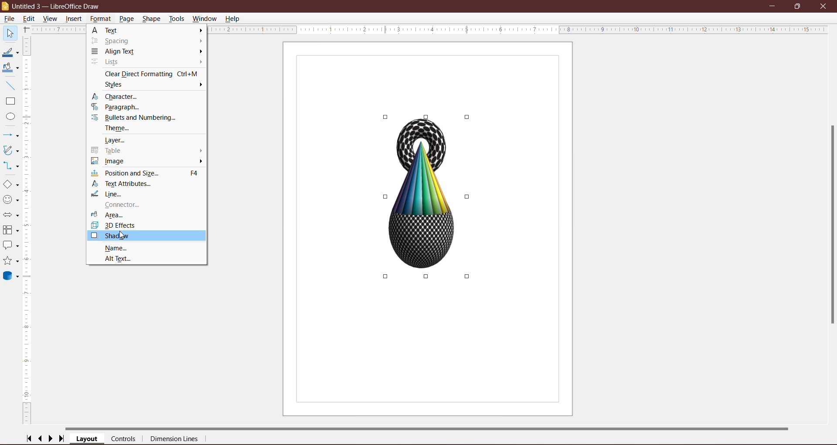 The image size is (837, 445). I want to click on Diagram Title - Application Name, so click(58, 6).